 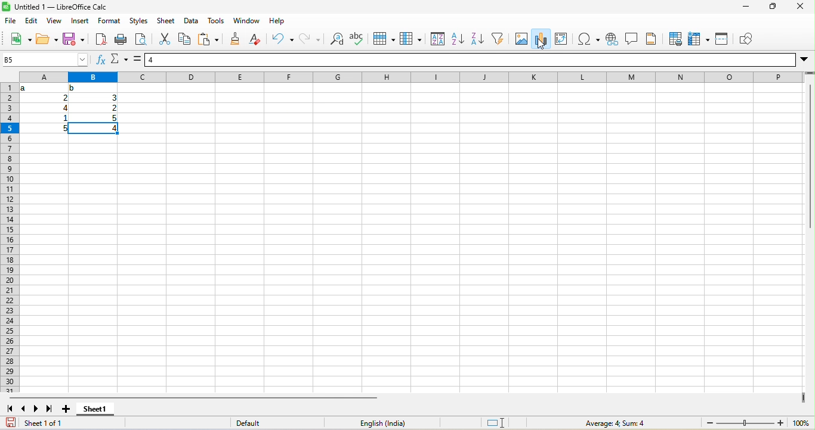 What do you see at coordinates (699, 40) in the screenshot?
I see `freeze row and column` at bounding box center [699, 40].